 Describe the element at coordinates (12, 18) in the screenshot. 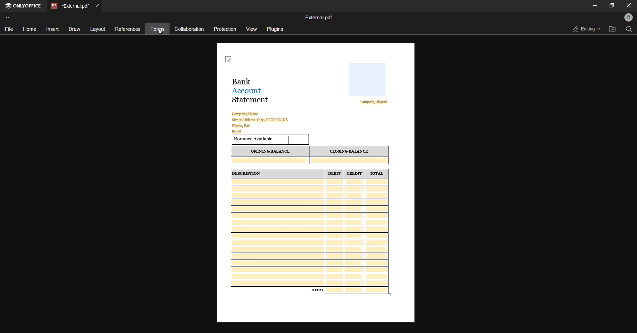

I see `customize toolbar` at that location.